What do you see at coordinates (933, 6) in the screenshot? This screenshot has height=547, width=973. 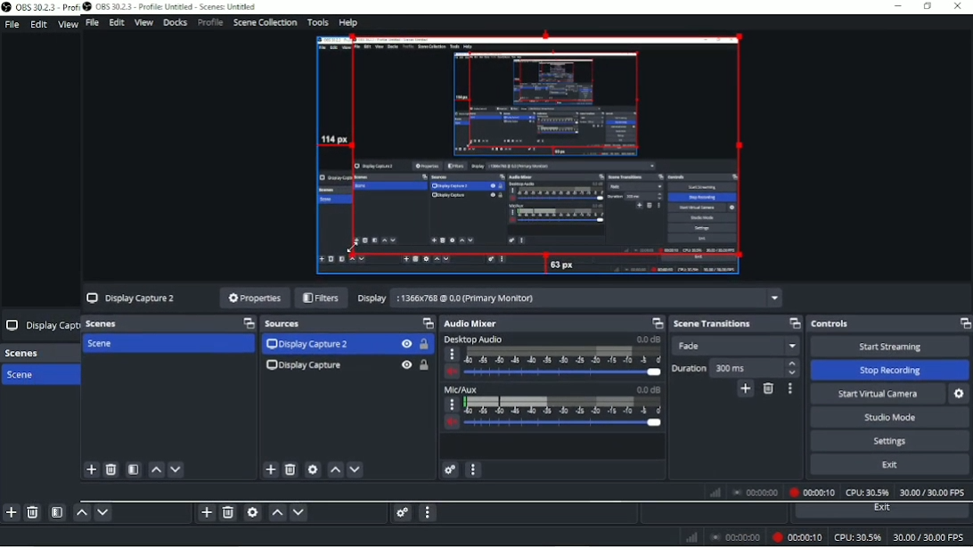 I see `maximize` at bounding box center [933, 6].